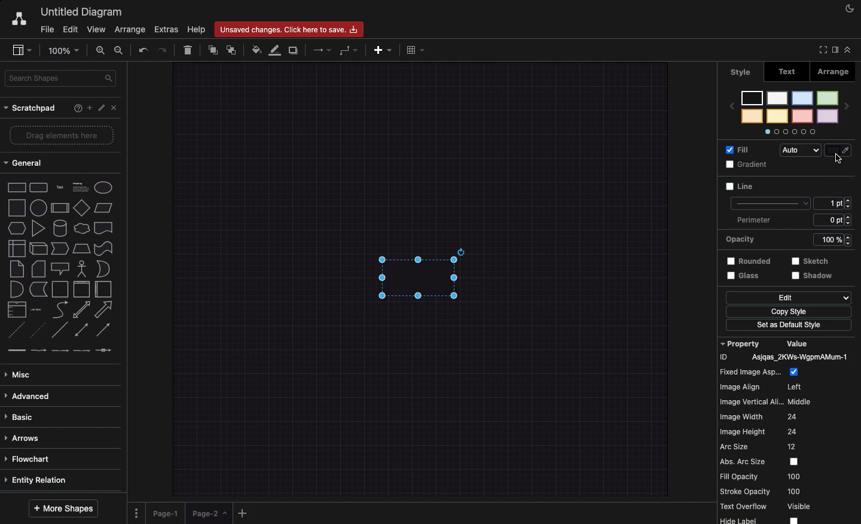  I want to click on and, so click(16, 290).